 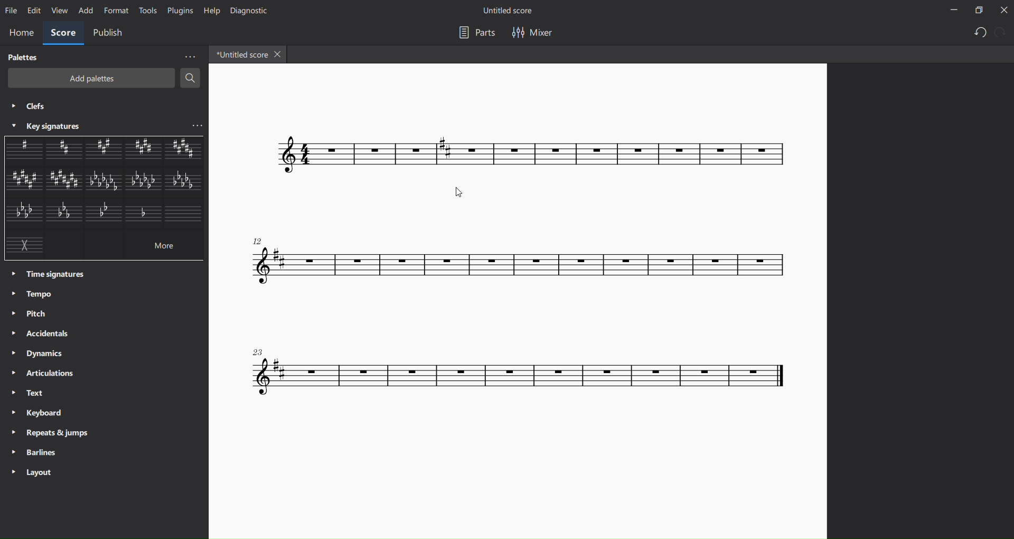 I want to click on file, so click(x=12, y=10).